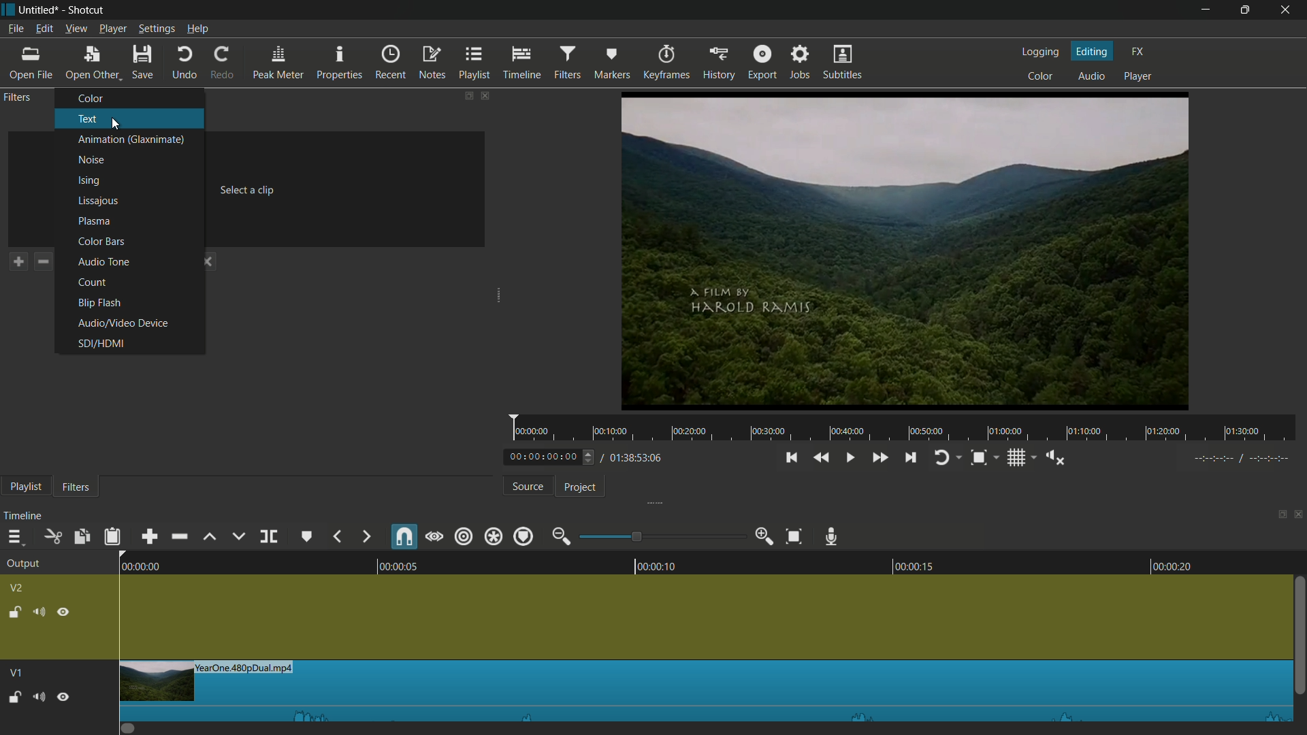  I want to click on Volume, so click(38, 696).